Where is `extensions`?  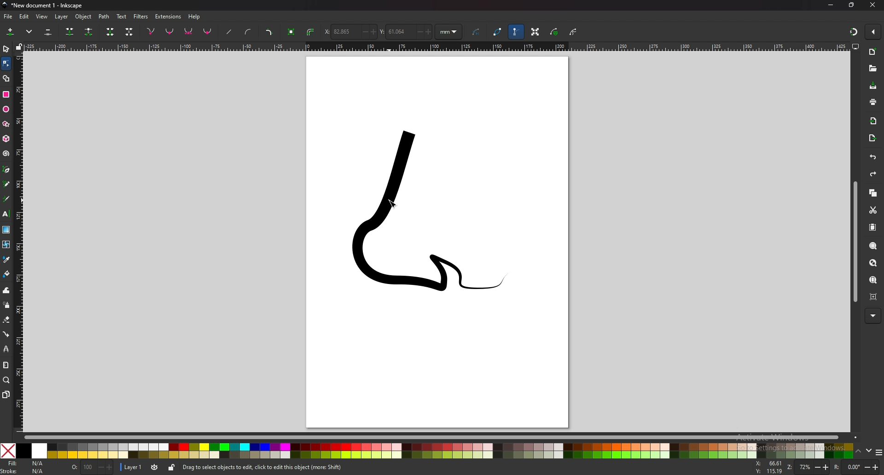 extensions is located at coordinates (169, 16).